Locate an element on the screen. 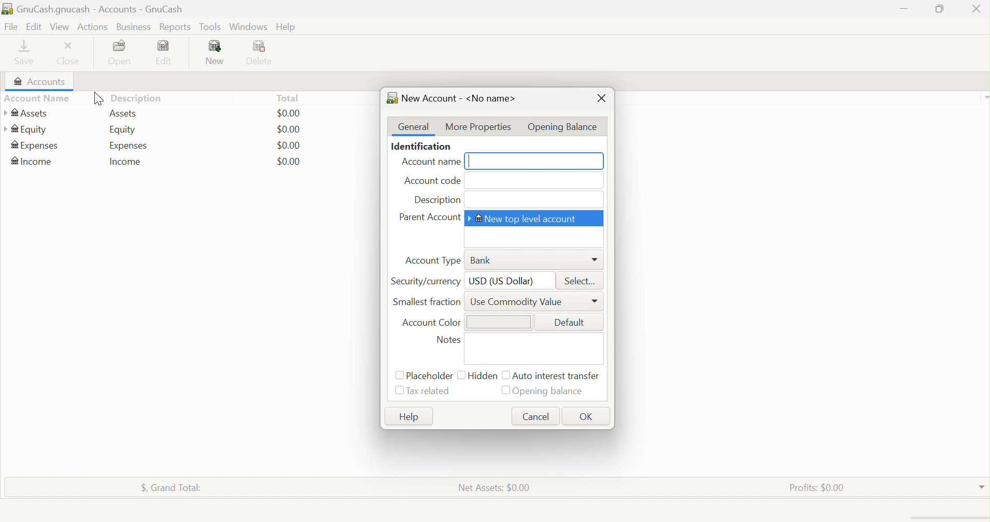 The image size is (990, 522). Close is located at coordinates (602, 99).